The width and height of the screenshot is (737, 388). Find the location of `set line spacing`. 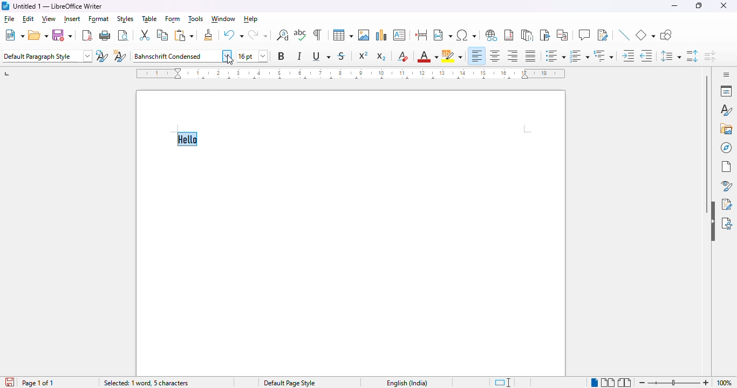

set line spacing is located at coordinates (671, 55).